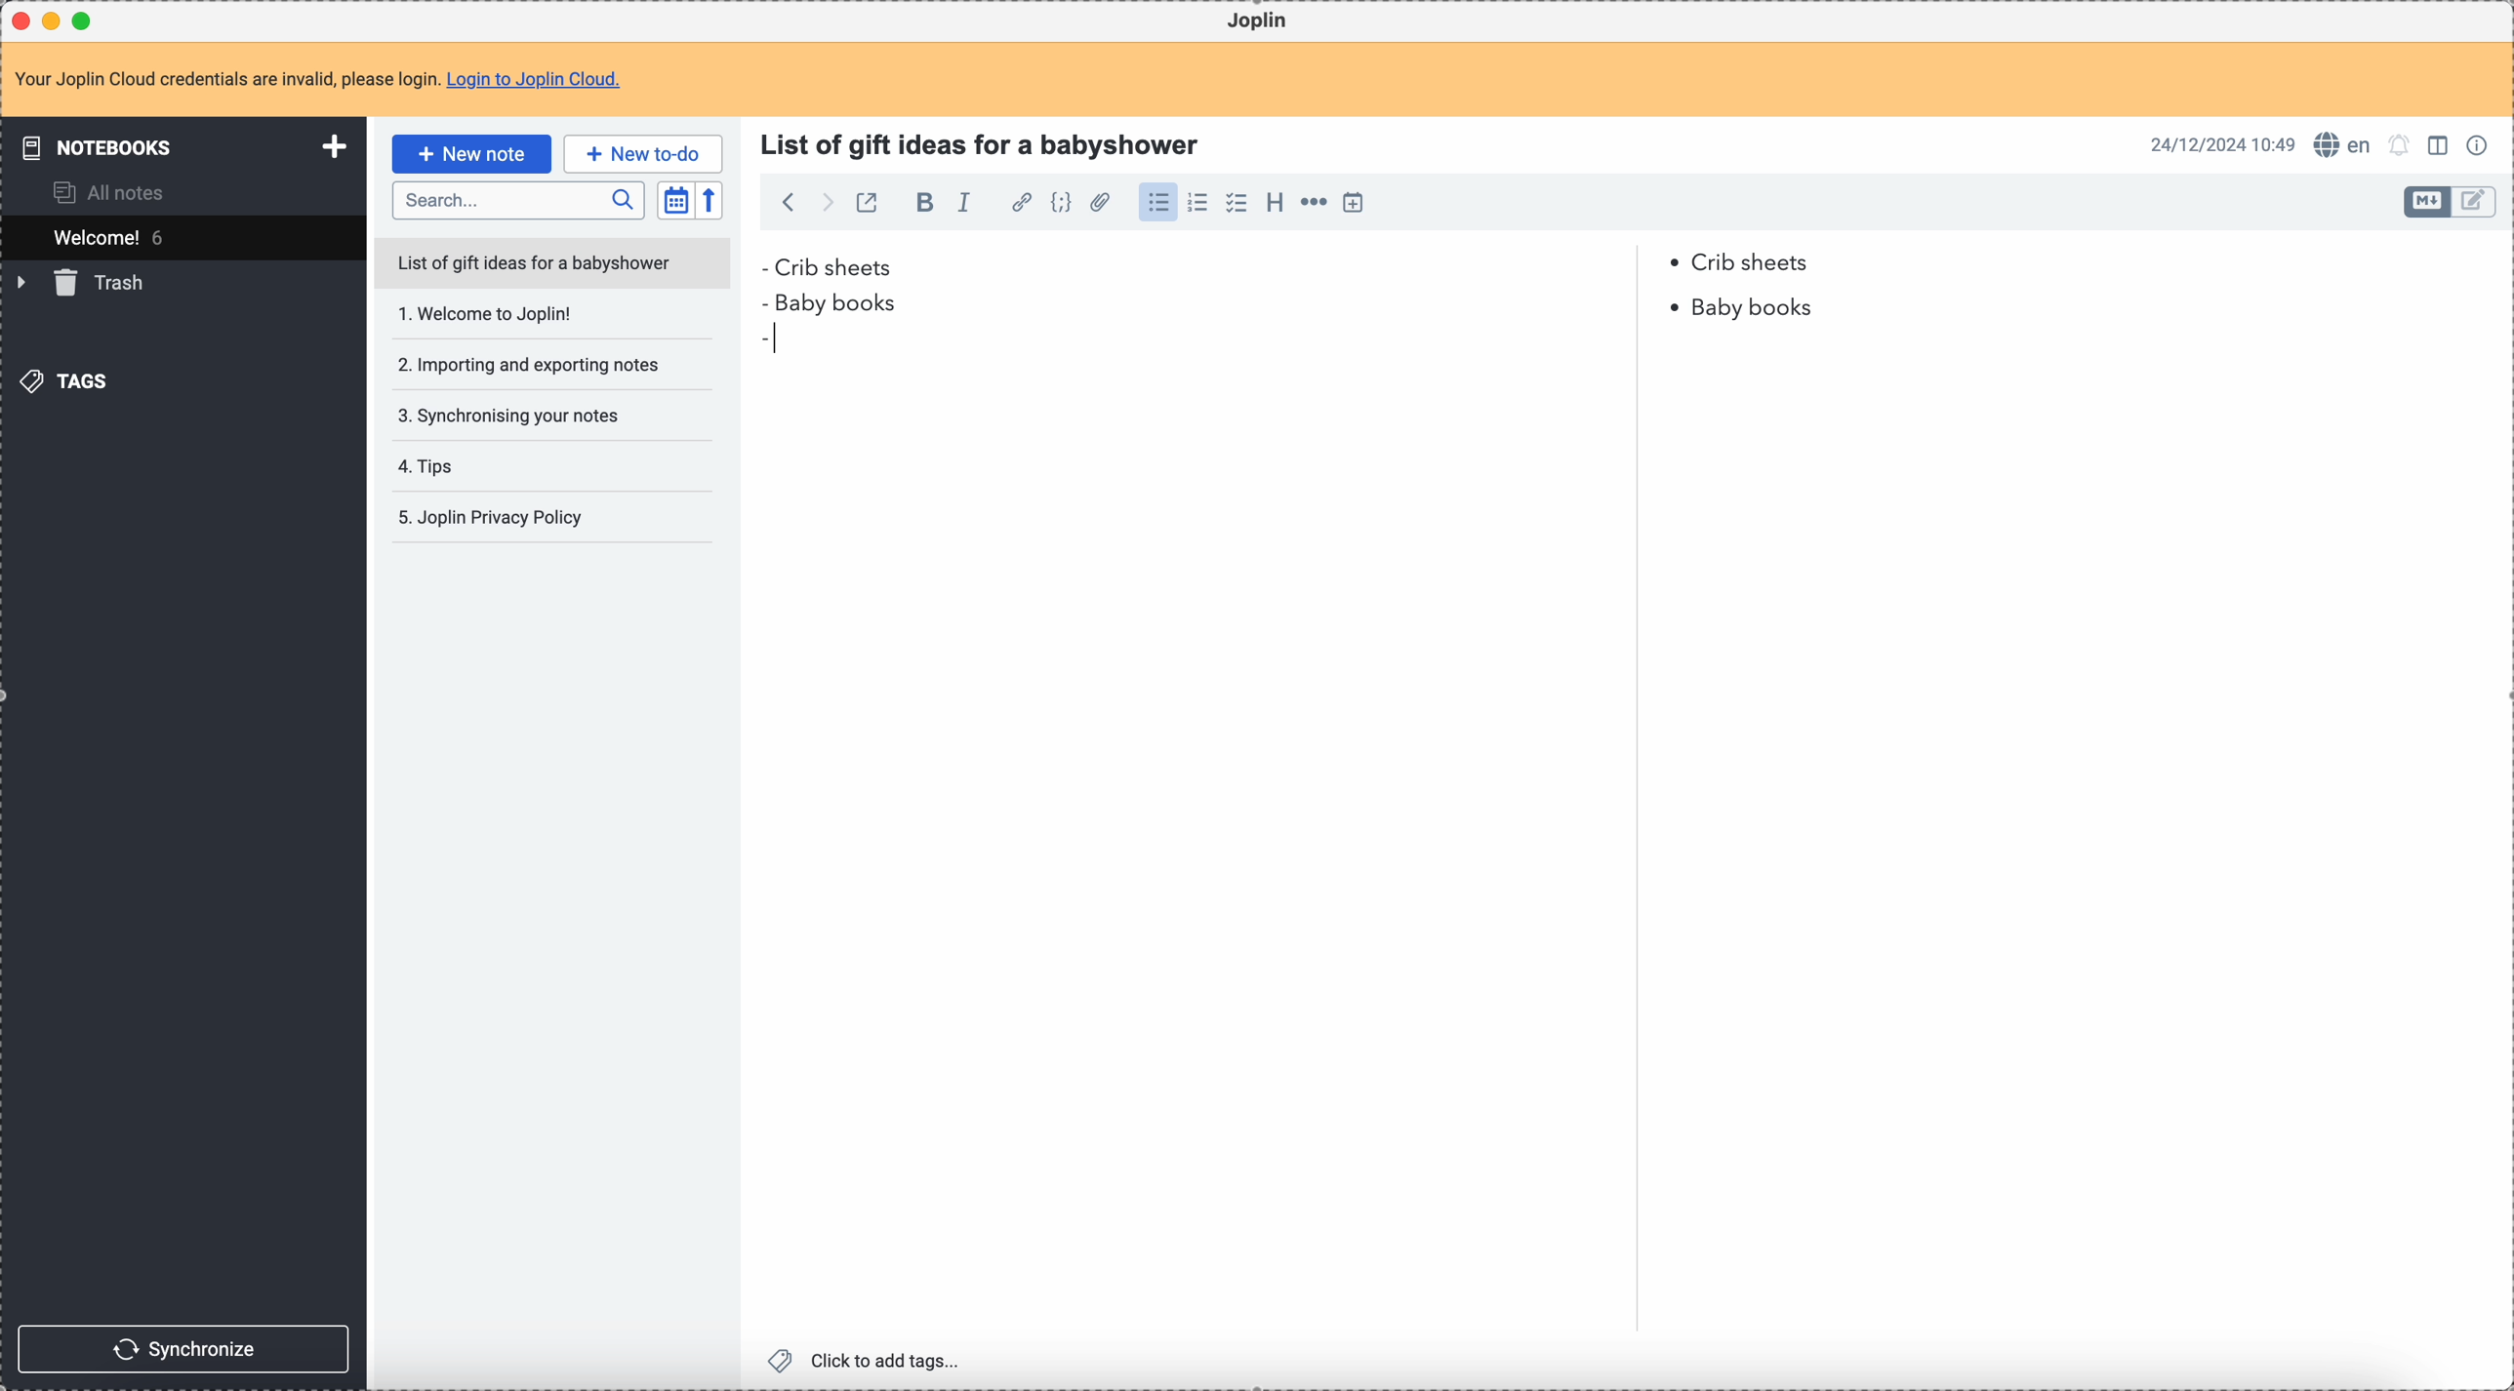 This screenshot has height=1391, width=2514. What do you see at coordinates (866, 202) in the screenshot?
I see `toggle external editing` at bounding box center [866, 202].